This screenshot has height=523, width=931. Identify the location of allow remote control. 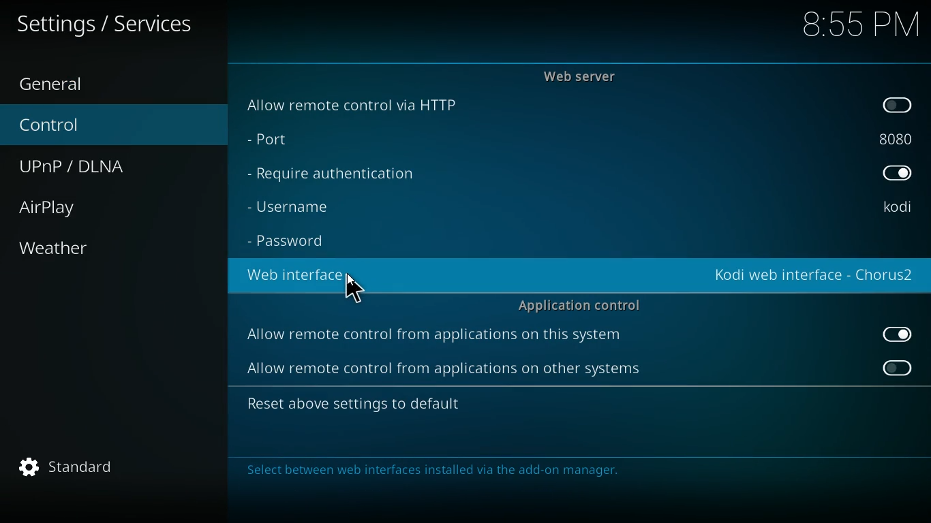
(442, 370).